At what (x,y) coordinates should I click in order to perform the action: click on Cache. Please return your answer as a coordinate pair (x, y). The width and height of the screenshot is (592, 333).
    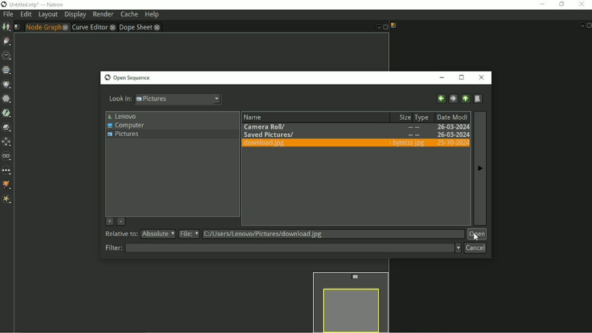
    Looking at the image, I should click on (129, 15).